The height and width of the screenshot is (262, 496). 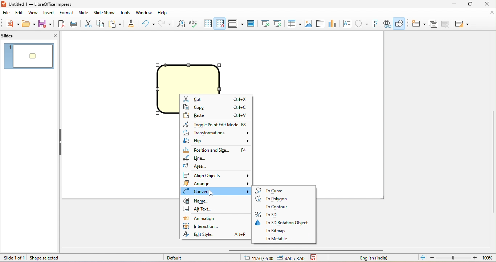 What do you see at coordinates (236, 23) in the screenshot?
I see `display view` at bounding box center [236, 23].